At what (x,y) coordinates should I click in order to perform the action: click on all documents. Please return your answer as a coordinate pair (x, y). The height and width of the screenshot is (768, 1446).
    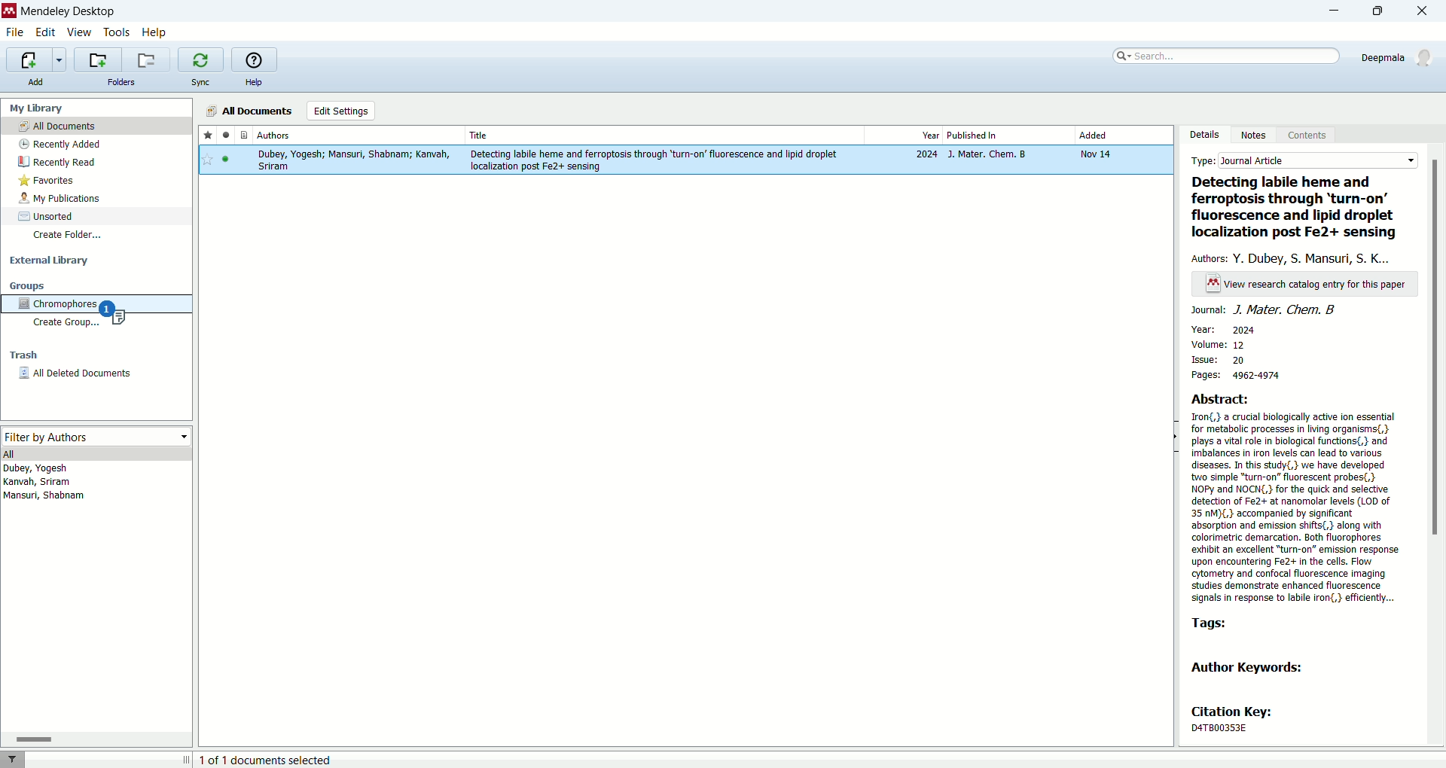
    Looking at the image, I should click on (96, 126).